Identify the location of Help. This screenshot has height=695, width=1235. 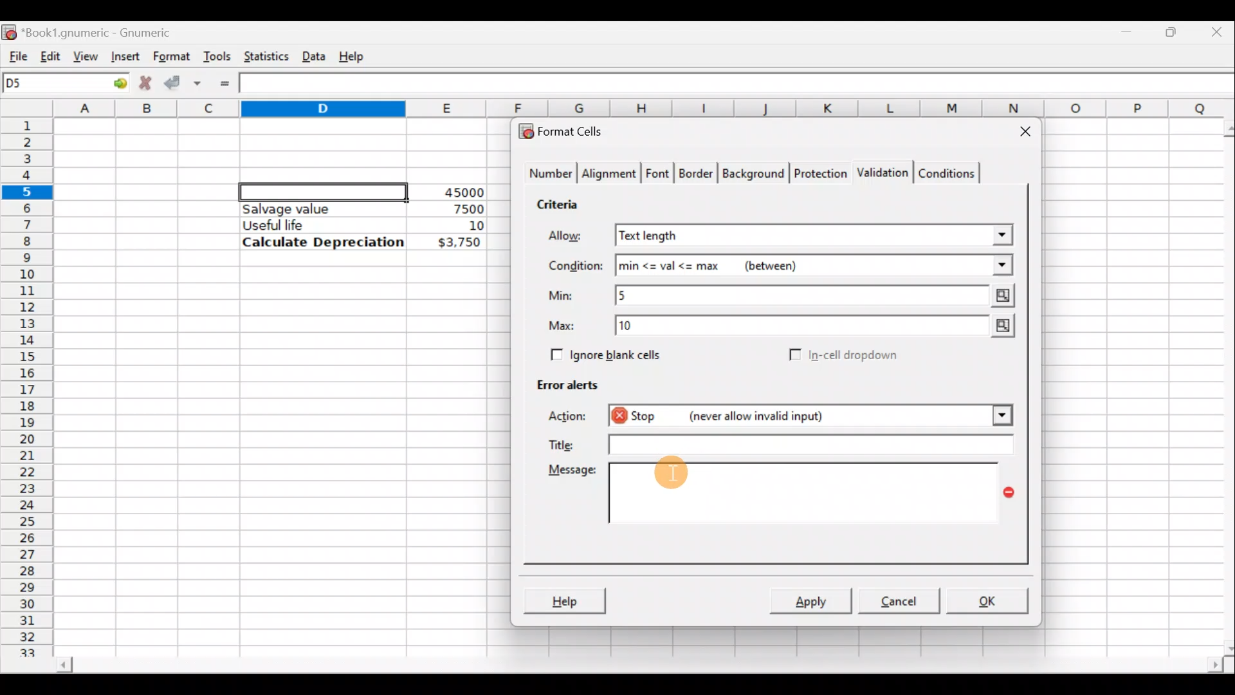
(354, 55).